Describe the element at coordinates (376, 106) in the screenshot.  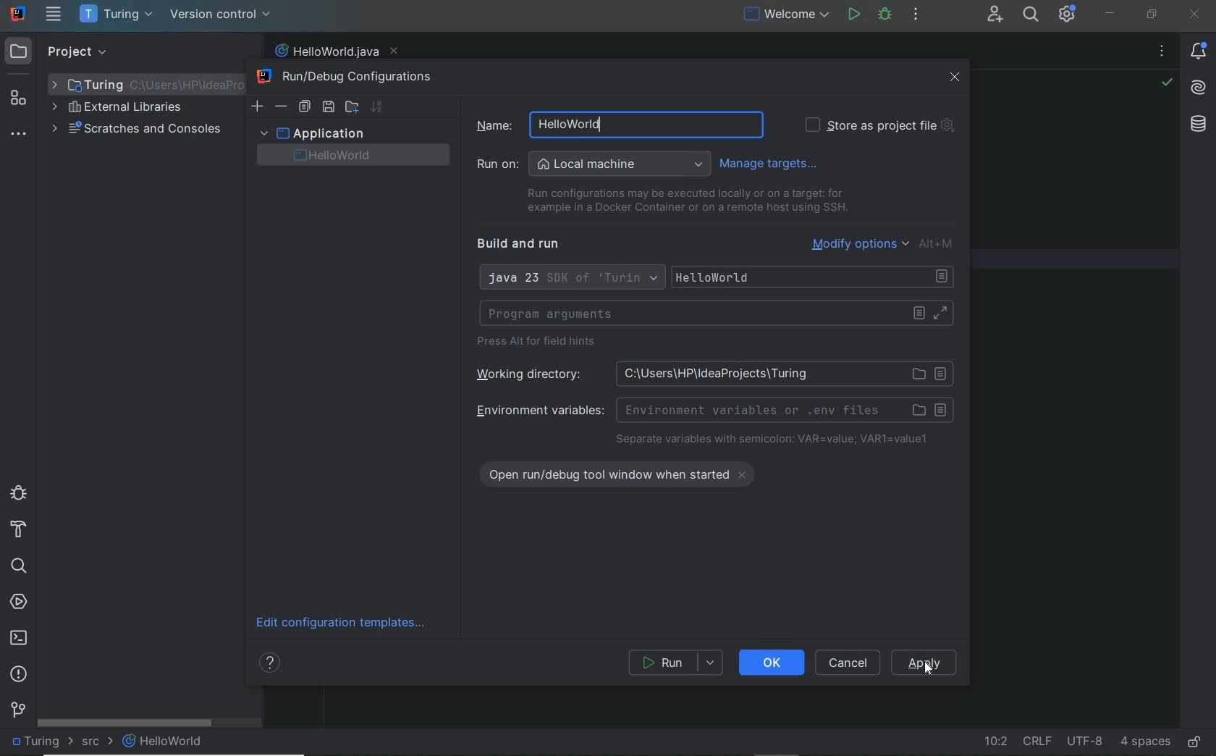
I see `SORT CONFIGURATIONS` at that location.